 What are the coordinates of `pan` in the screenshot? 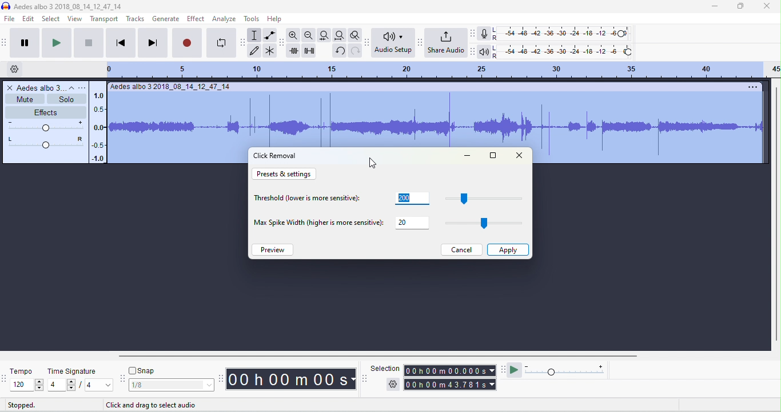 It's located at (43, 142).